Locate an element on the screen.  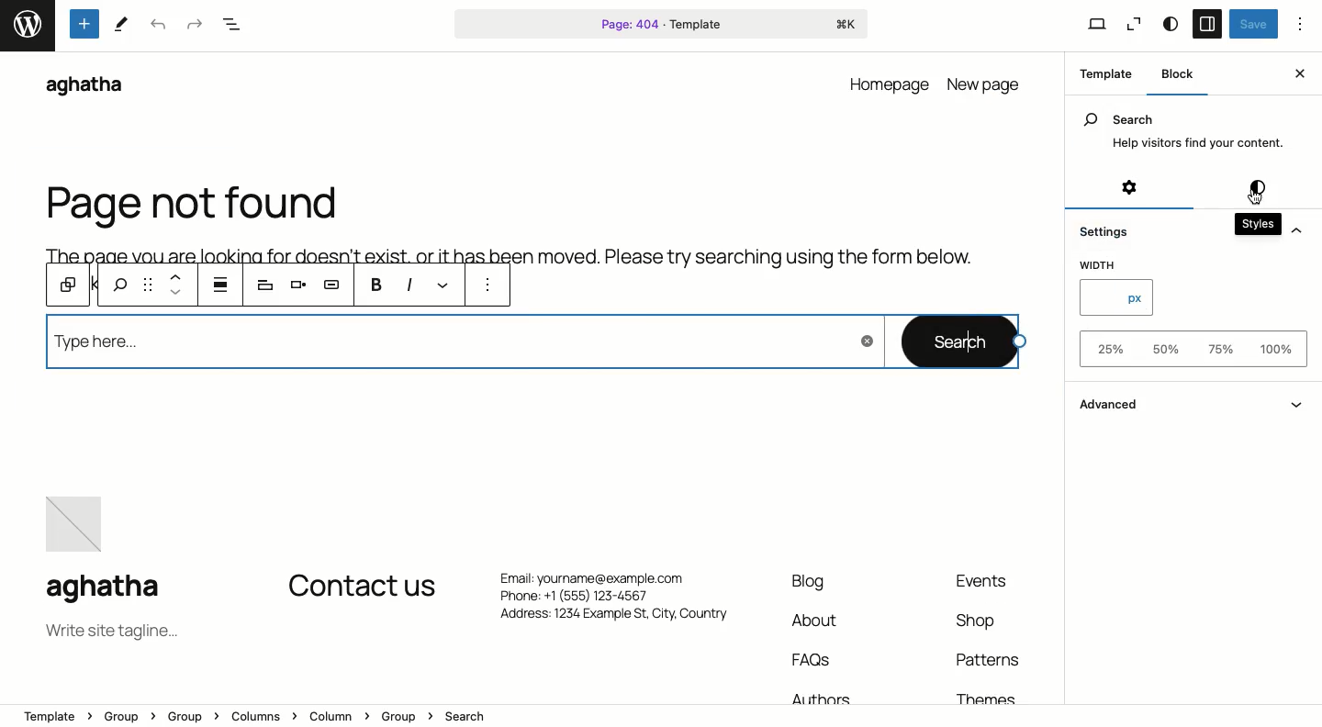
Settings is located at coordinates (1109, 231).